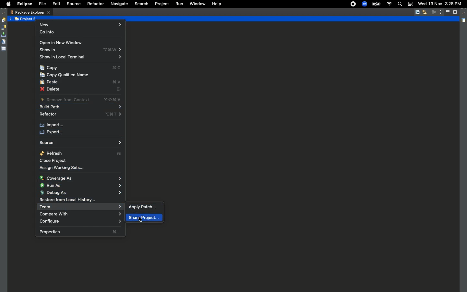 This screenshot has height=292, width=467. I want to click on Properties, so click(4, 48).